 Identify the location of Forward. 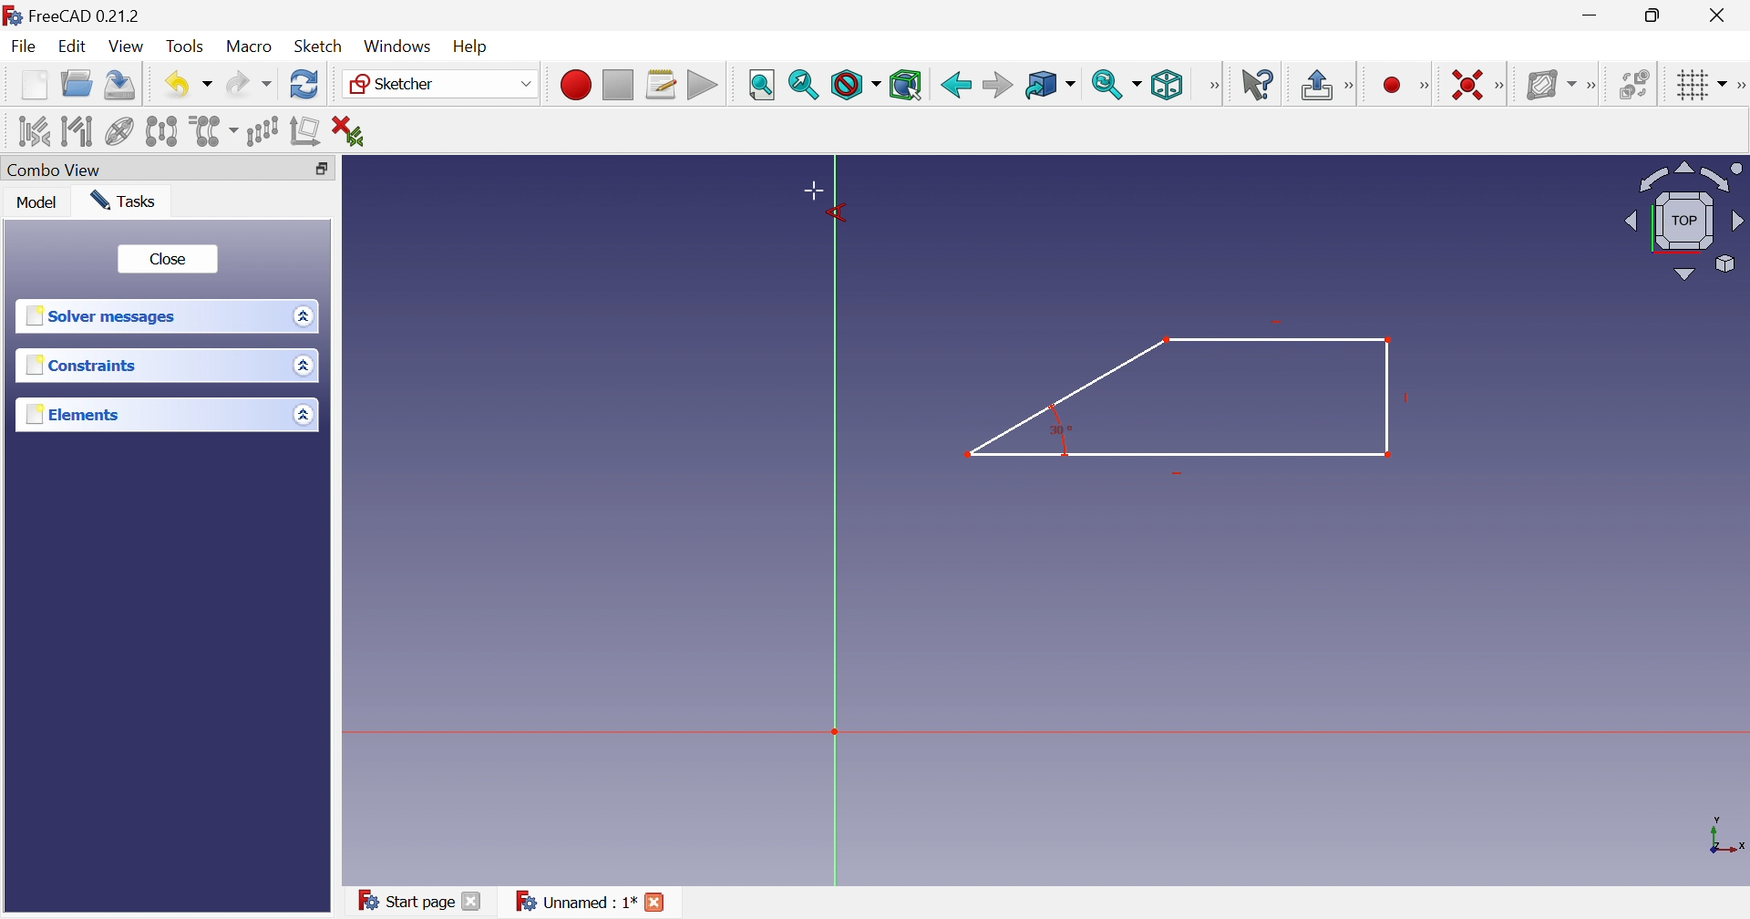
(997, 84).